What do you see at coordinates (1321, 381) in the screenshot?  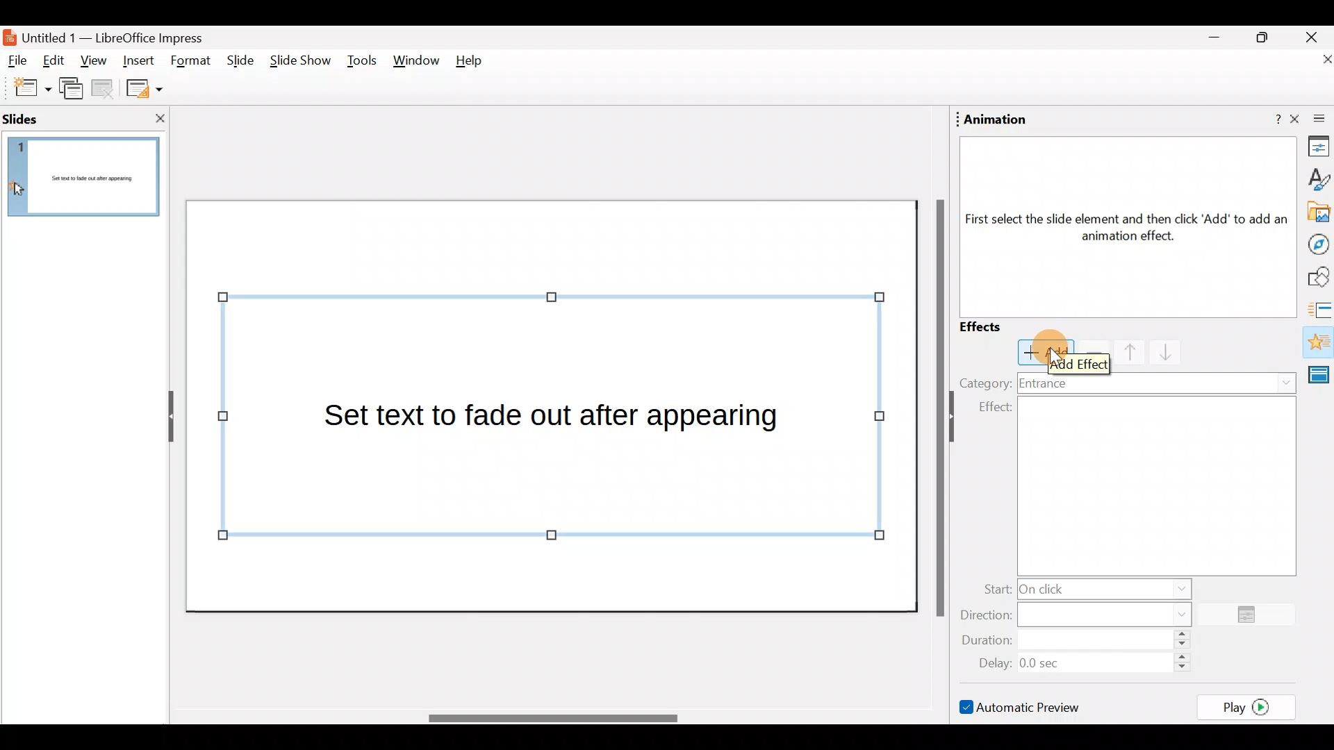 I see `Master slides` at bounding box center [1321, 381].